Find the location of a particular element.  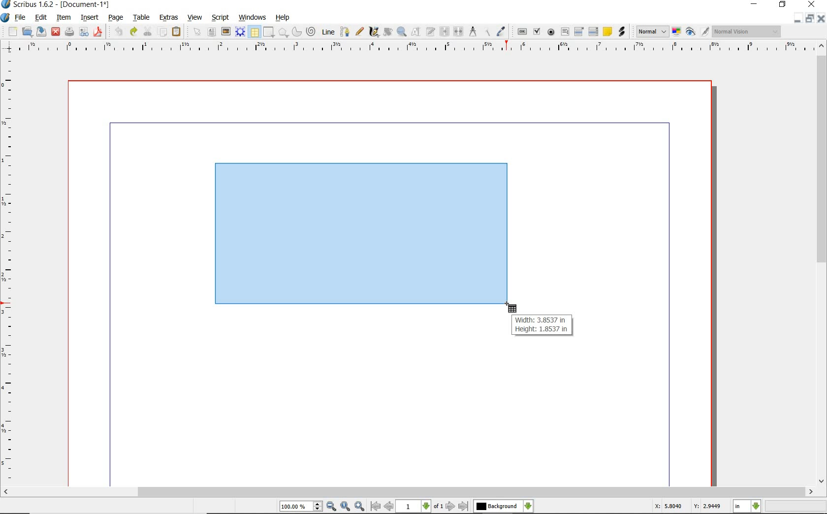

view  is located at coordinates (196, 18).